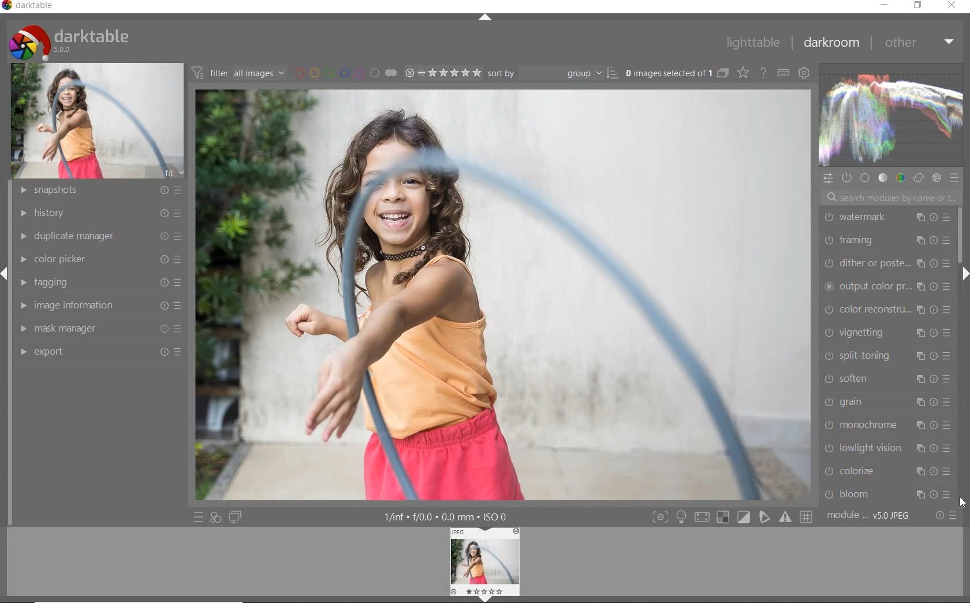  Describe the element at coordinates (804, 74) in the screenshot. I see `show global preference` at that location.